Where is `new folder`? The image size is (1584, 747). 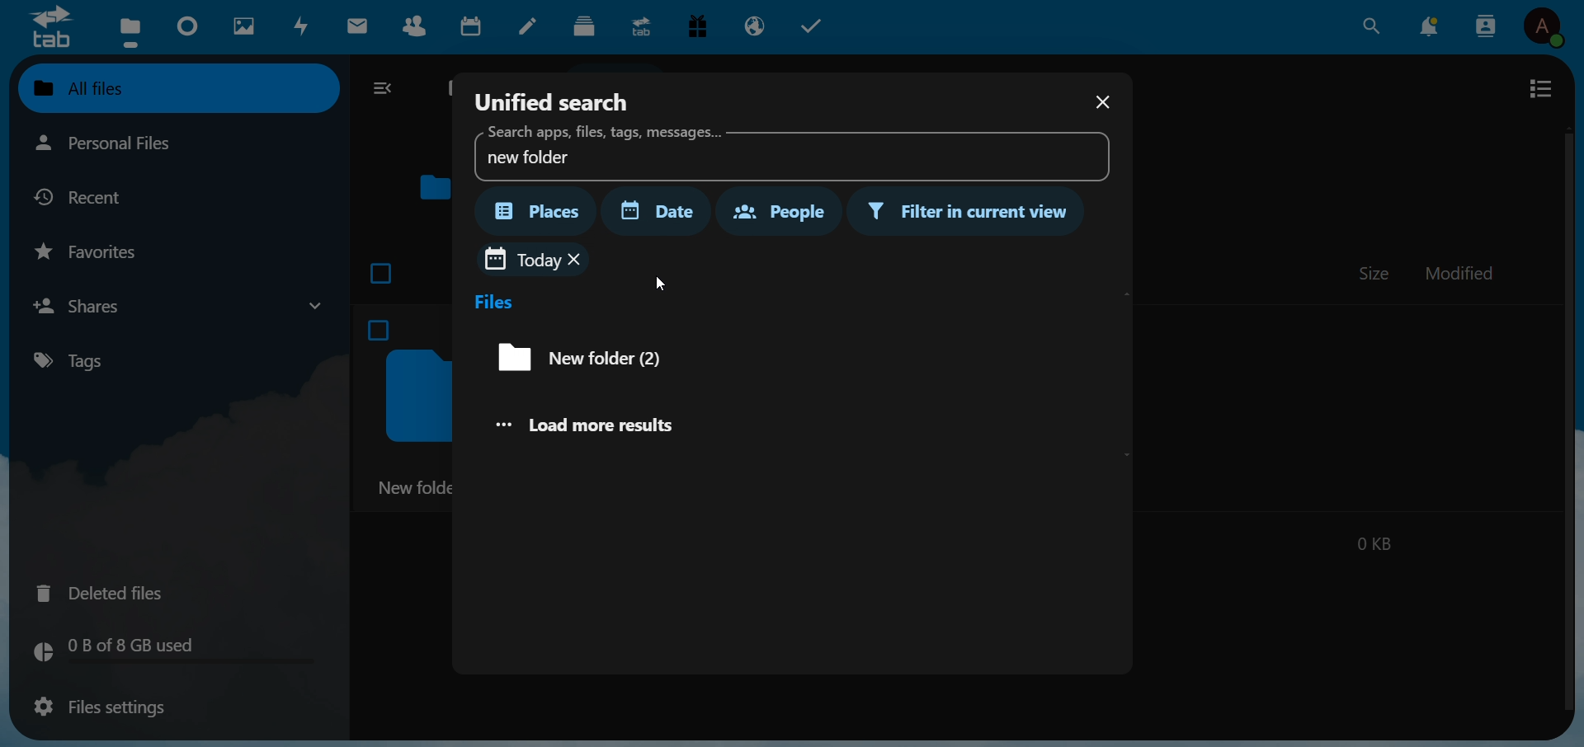
new folder is located at coordinates (415, 489).